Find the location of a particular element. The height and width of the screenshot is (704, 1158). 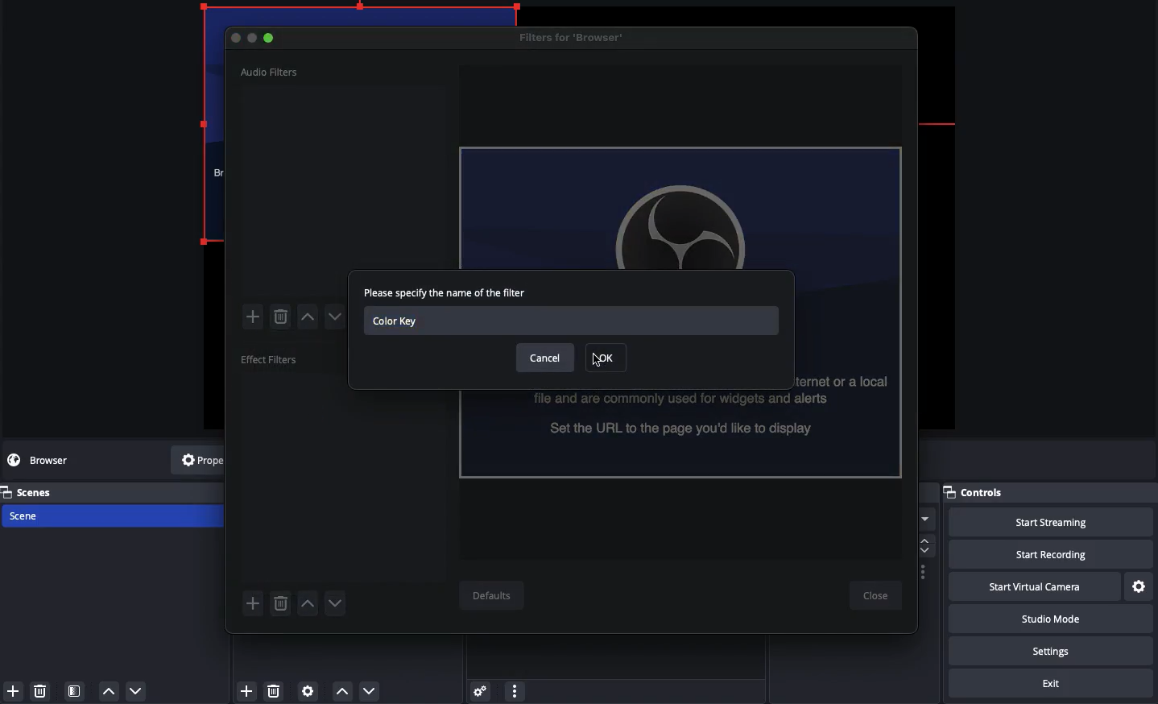

Start streaming is located at coordinates (1044, 522).